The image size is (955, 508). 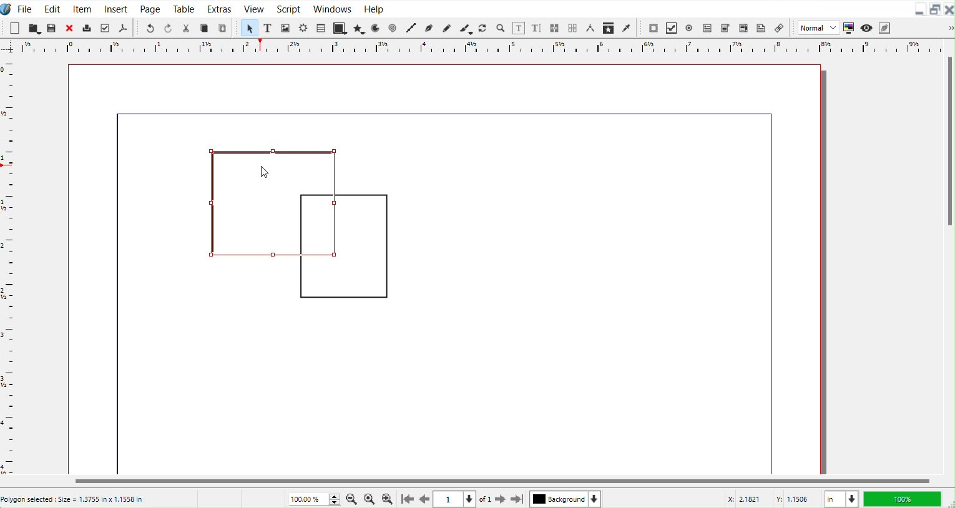 I want to click on Normal, so click(x=817, y=27).